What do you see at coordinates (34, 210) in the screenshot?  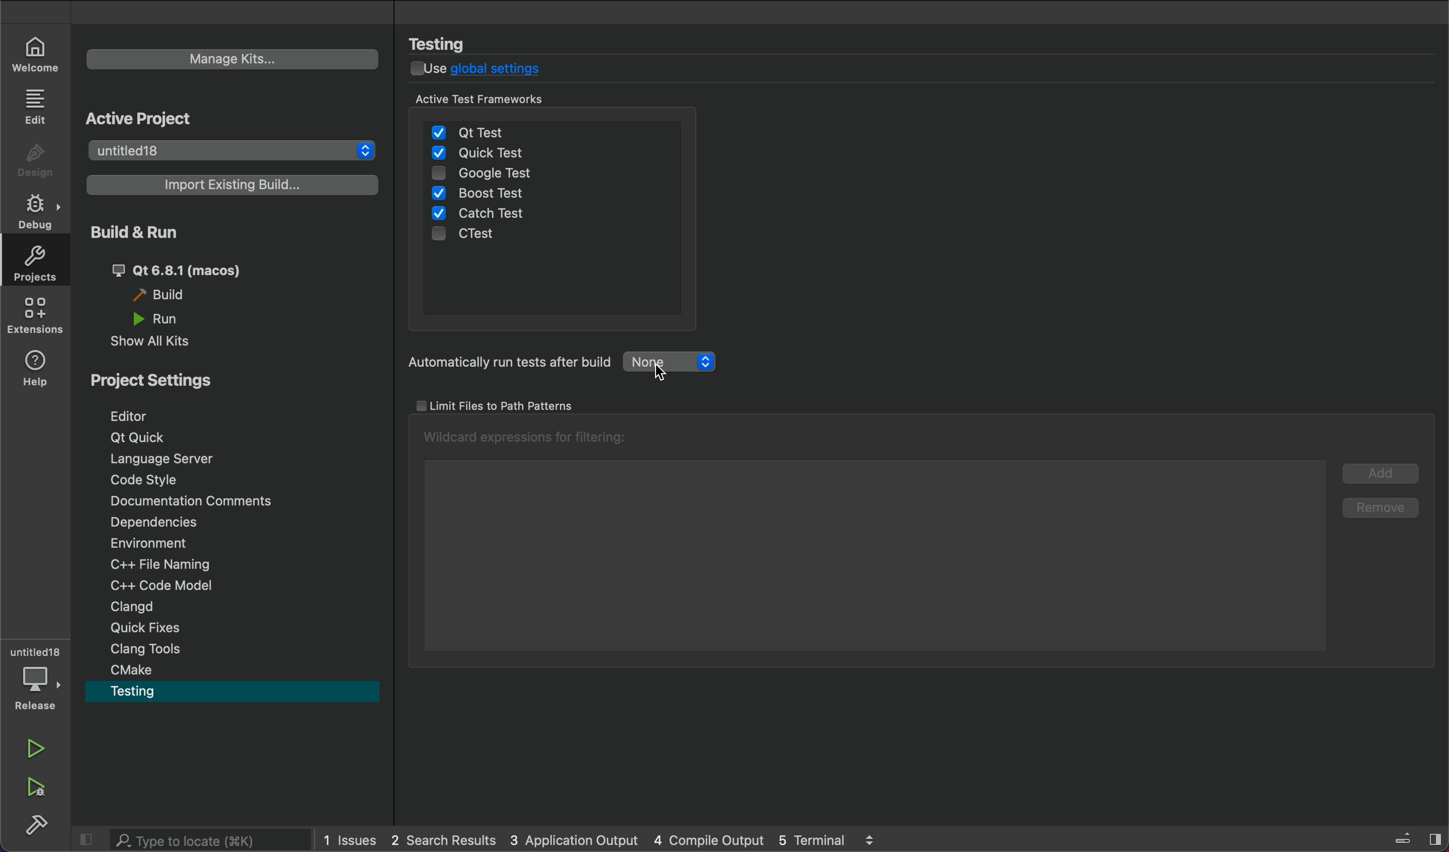 I see `debug` at bounding box center [34, 210].